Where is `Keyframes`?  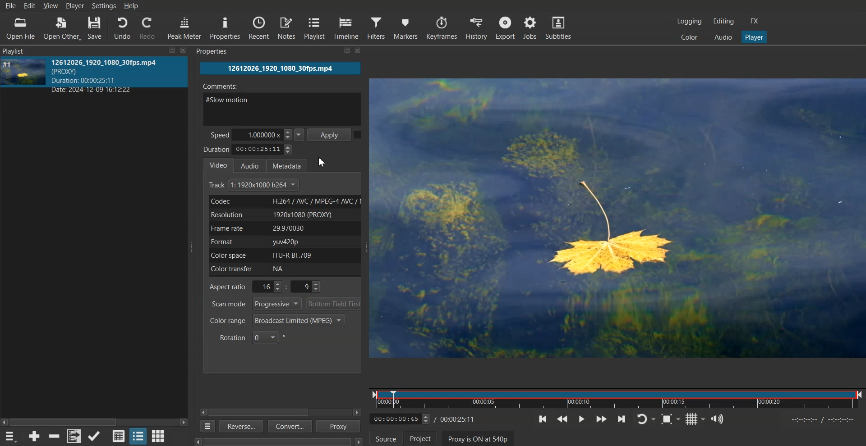
Keyframes is located at coordinates (442, 27).